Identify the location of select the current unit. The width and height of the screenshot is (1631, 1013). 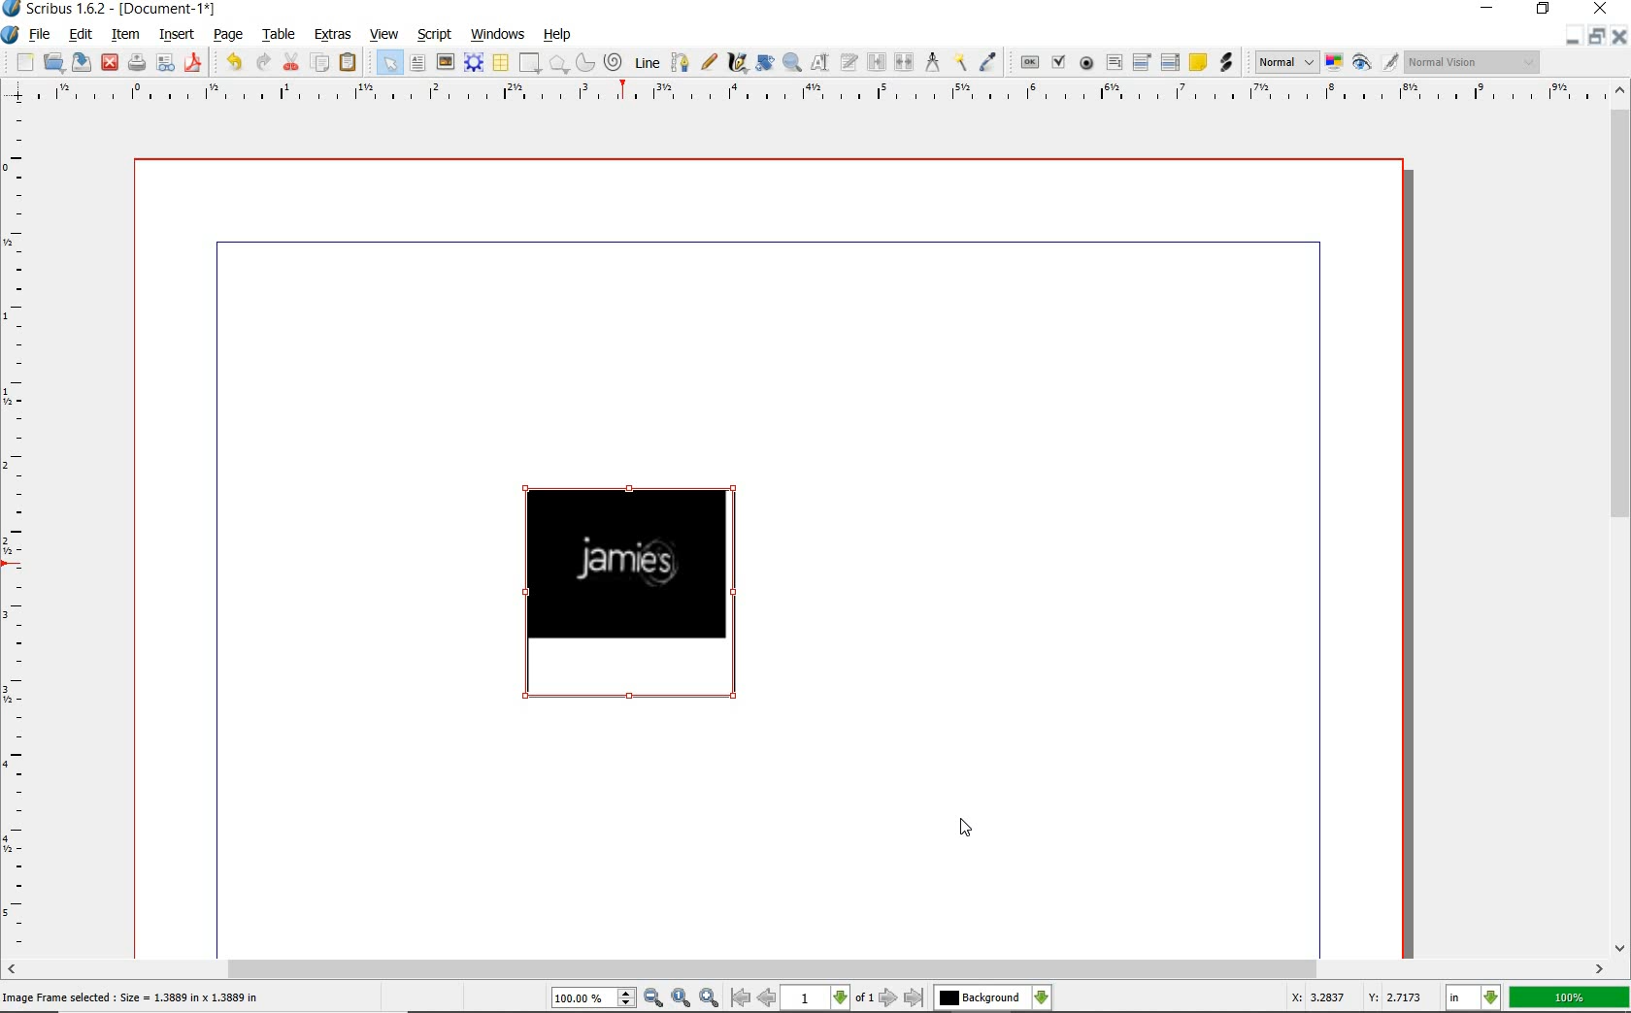
(1475, 999).